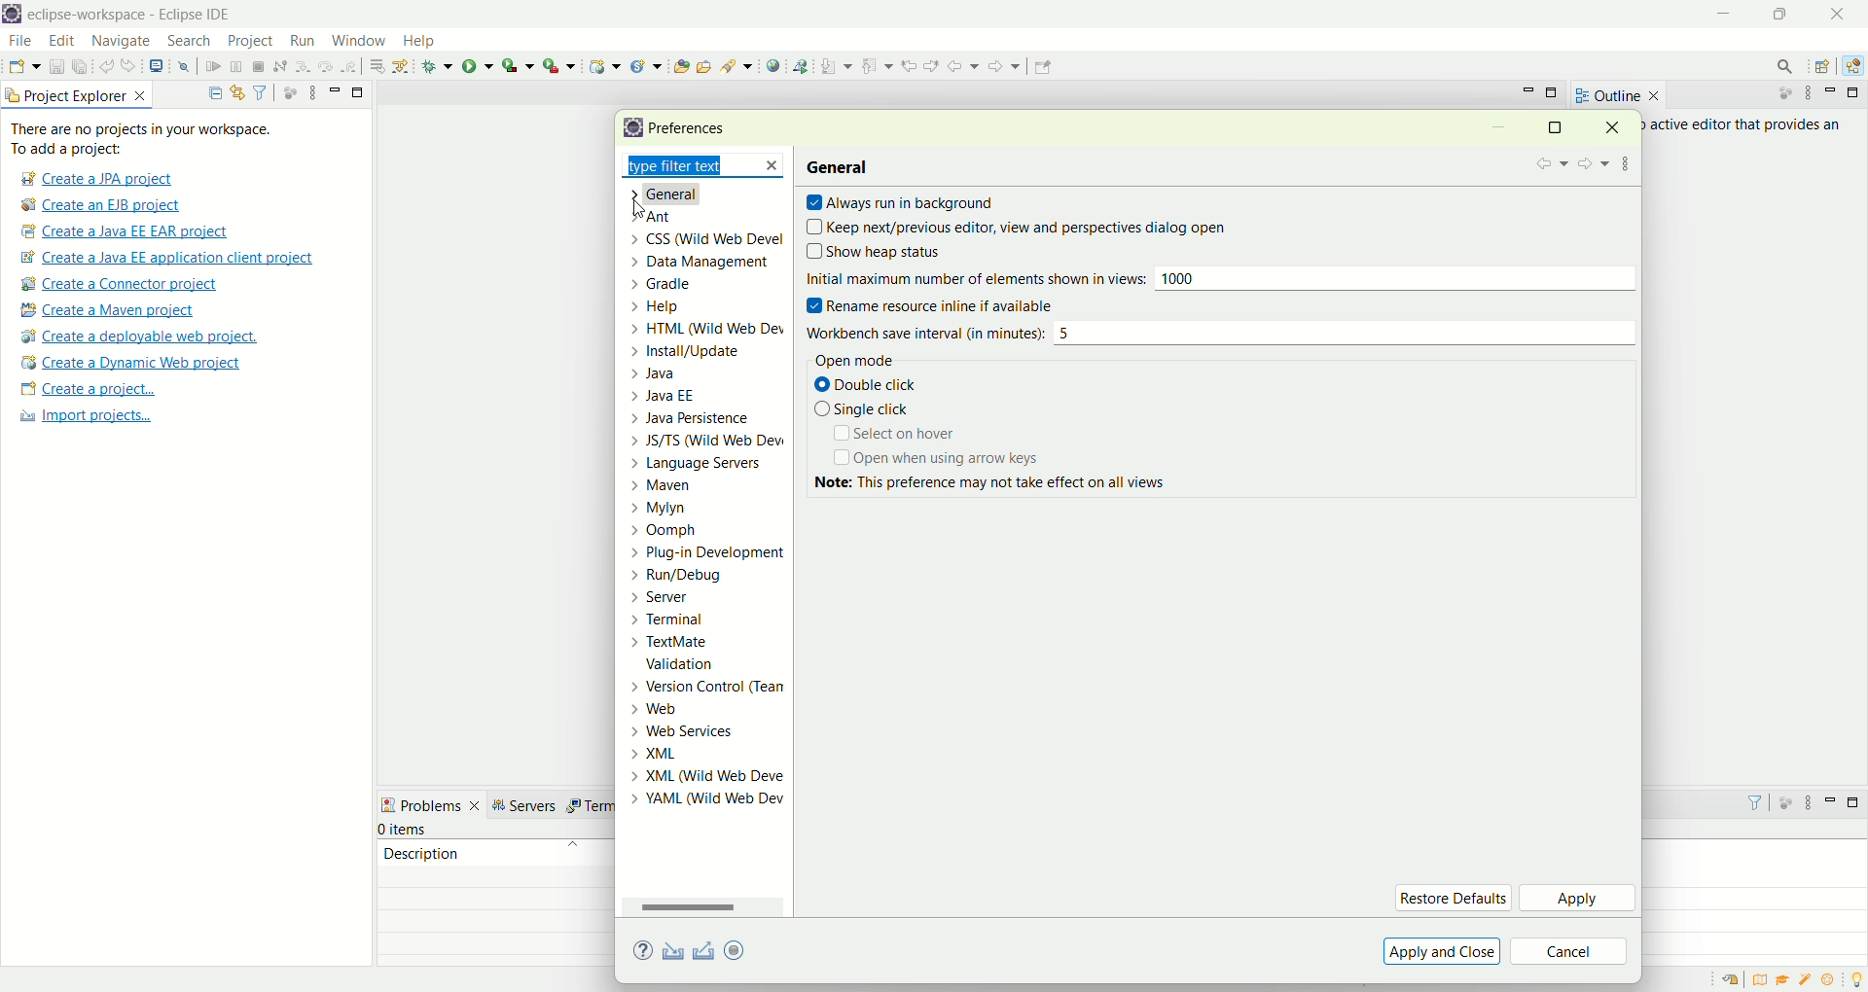 Image resolution: width=1868 pixels, height=992 pixels. What do you see at coordinates (210, 93) in the screenshot?
I see `collapse all` at bounding box center [210, 93].